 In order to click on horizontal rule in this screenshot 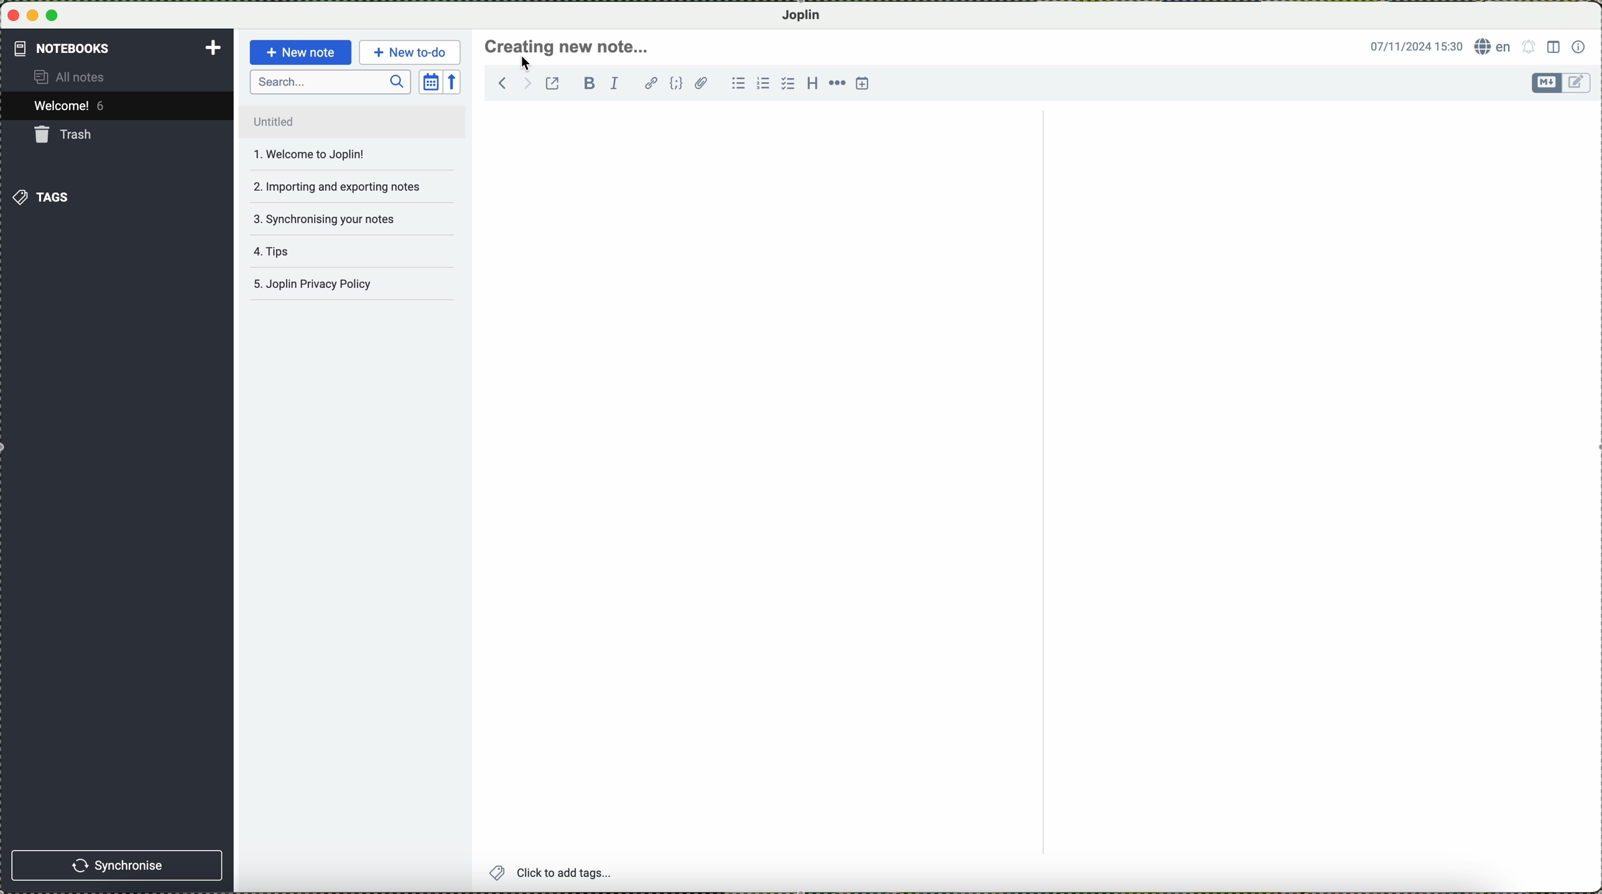, I will do `click(836, 83)`.